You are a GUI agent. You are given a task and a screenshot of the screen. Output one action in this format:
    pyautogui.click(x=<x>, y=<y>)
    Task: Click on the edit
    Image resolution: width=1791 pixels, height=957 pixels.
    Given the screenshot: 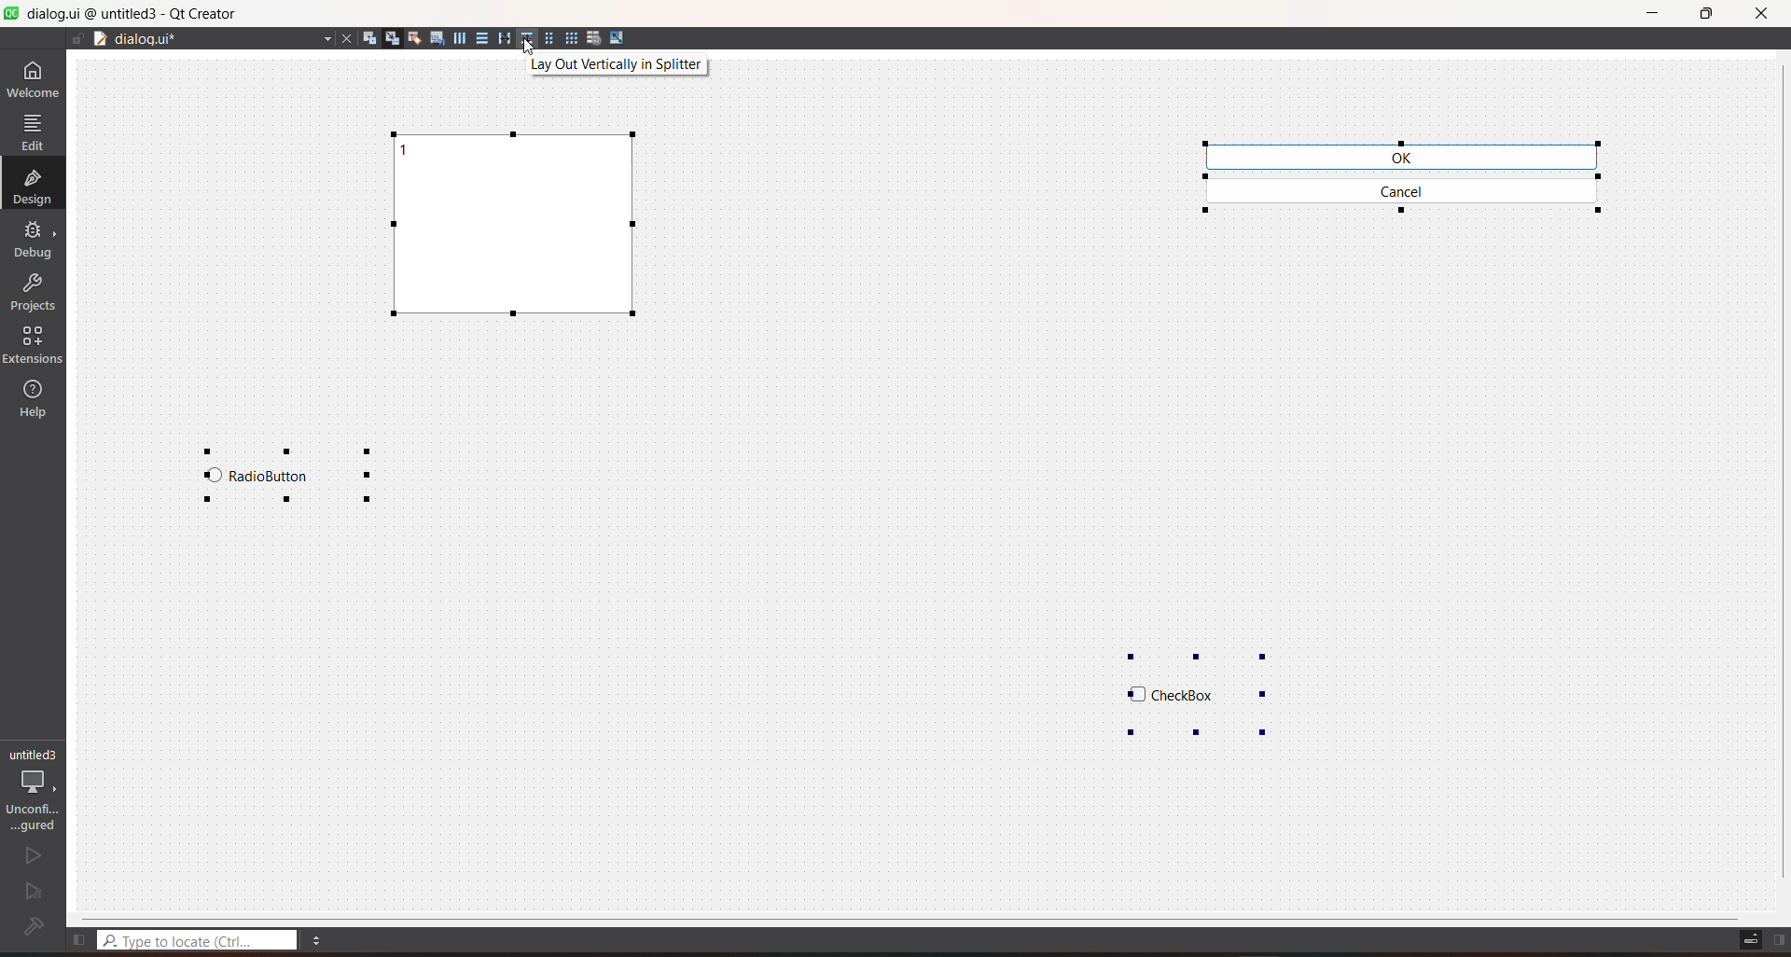 What is the action you would take?
    pyautogui.click(x=33, y=131)
    